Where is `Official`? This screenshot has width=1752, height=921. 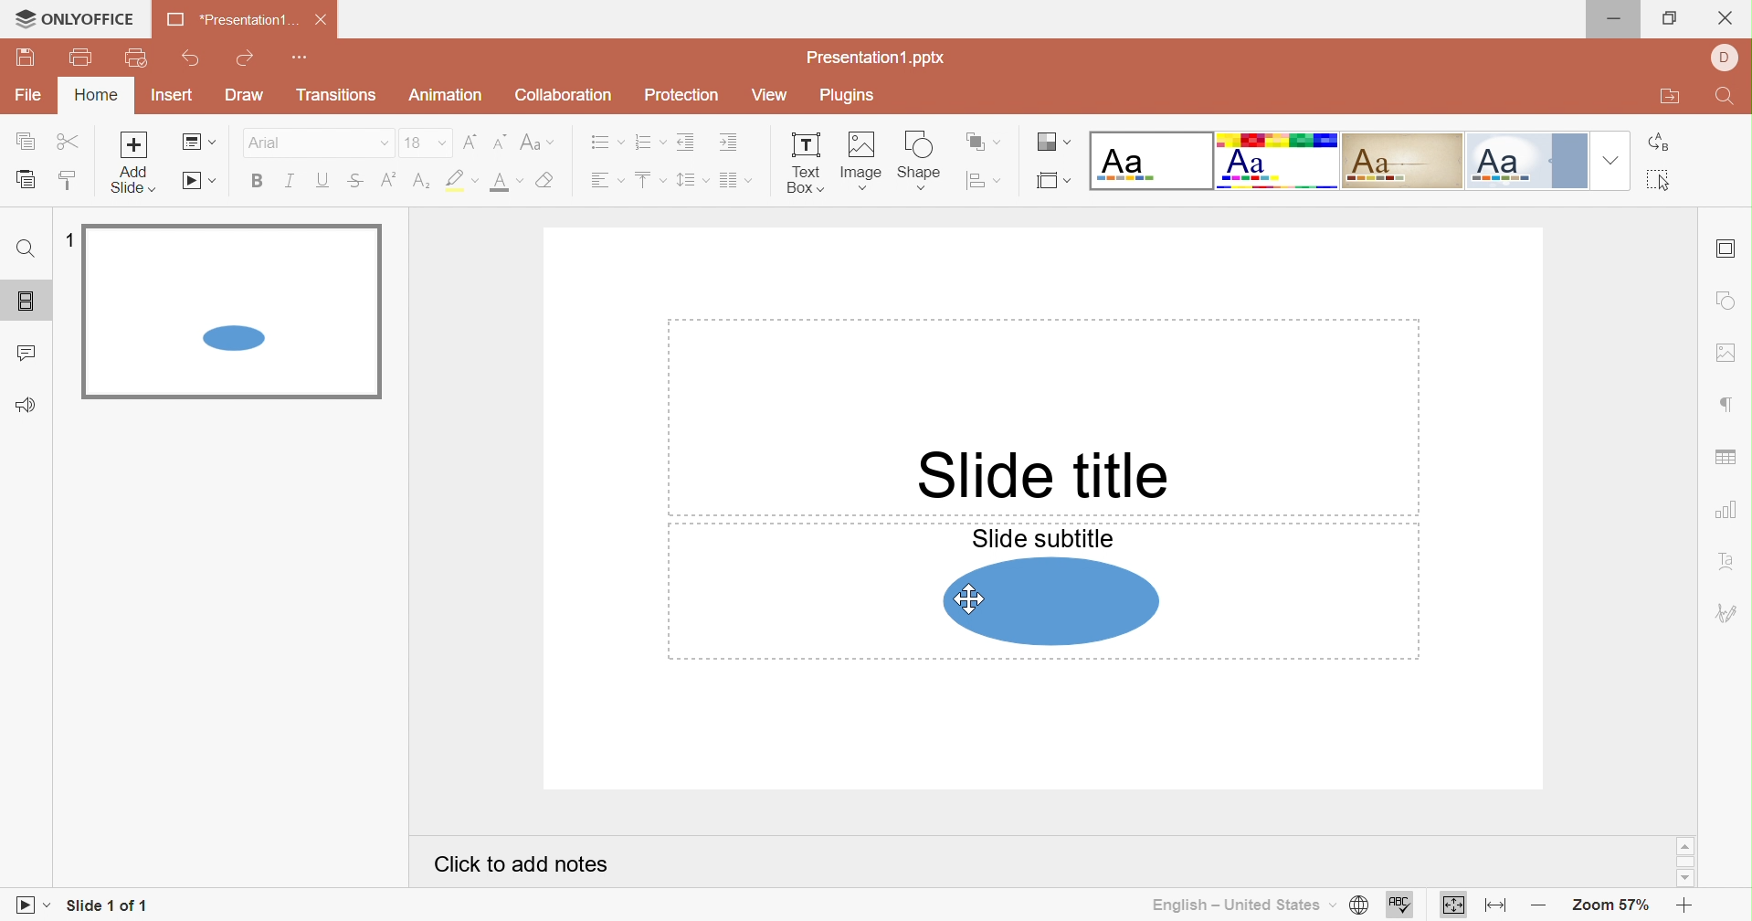 Official is located at coordinates (1531, 162).